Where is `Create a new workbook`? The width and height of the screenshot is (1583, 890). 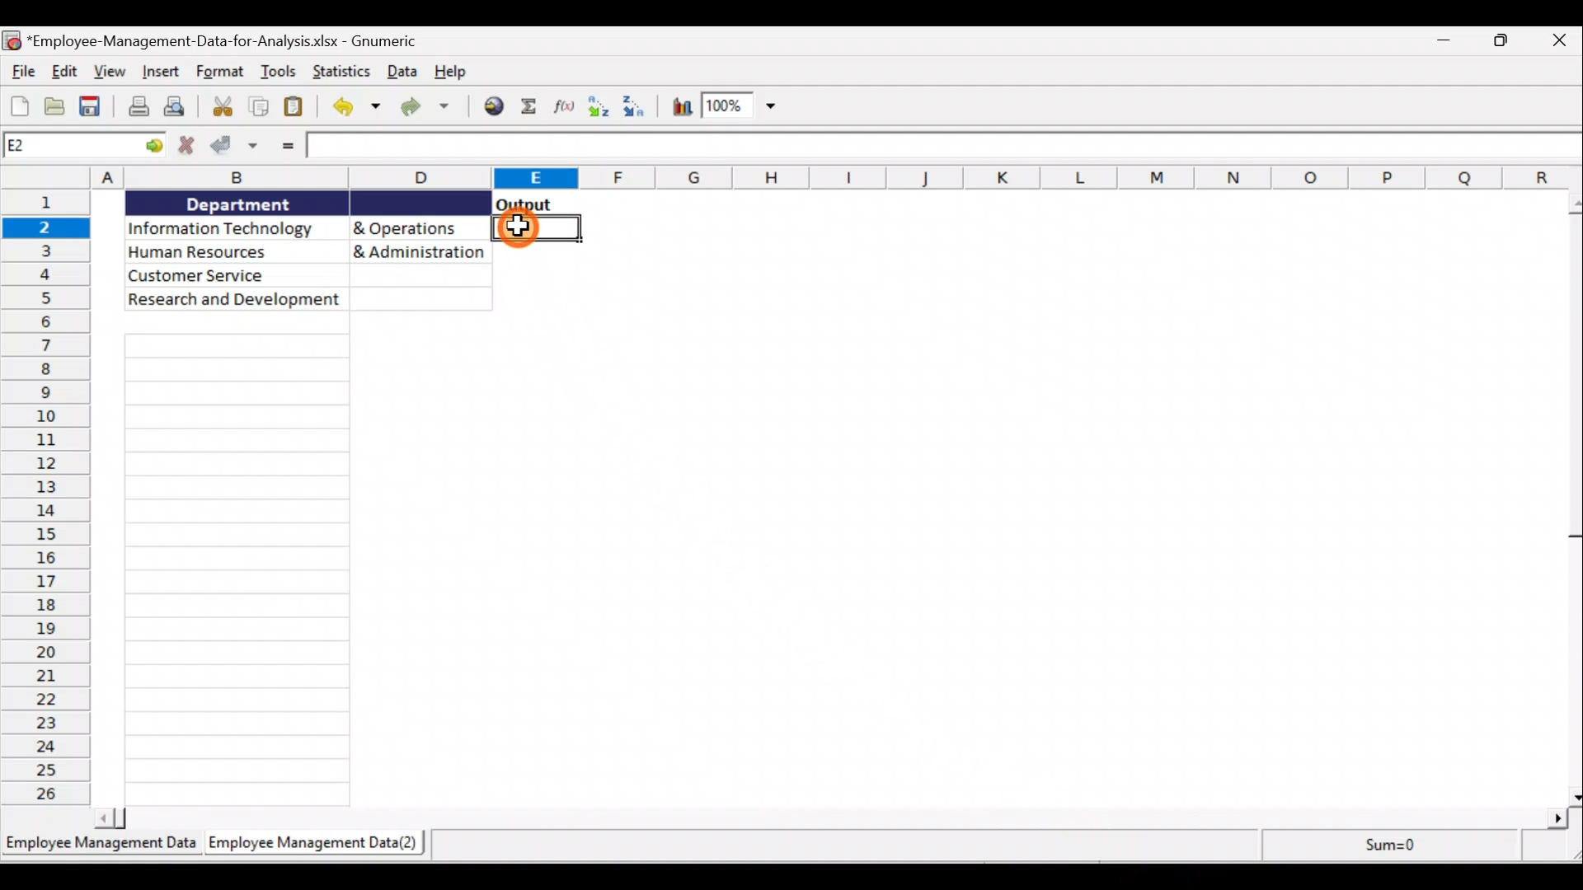 Create a new workbook is located at coordinates (19, 104).